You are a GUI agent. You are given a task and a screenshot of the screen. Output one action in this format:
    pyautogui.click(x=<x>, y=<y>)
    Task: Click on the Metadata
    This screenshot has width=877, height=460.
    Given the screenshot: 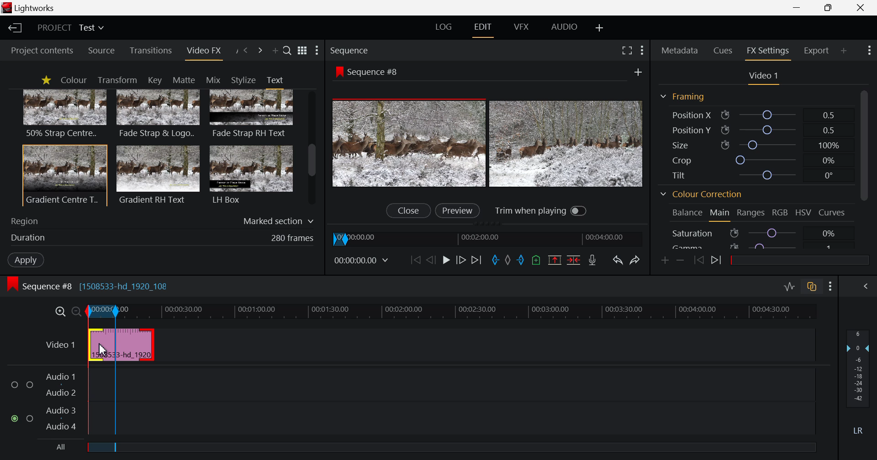 What is the action you would take?
    pyautogui.click(x=681, y=49)
    